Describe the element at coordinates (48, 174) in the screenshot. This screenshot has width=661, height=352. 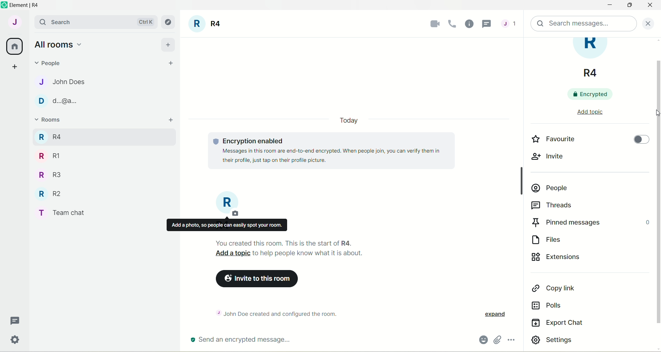
I see `R R3` at that location.